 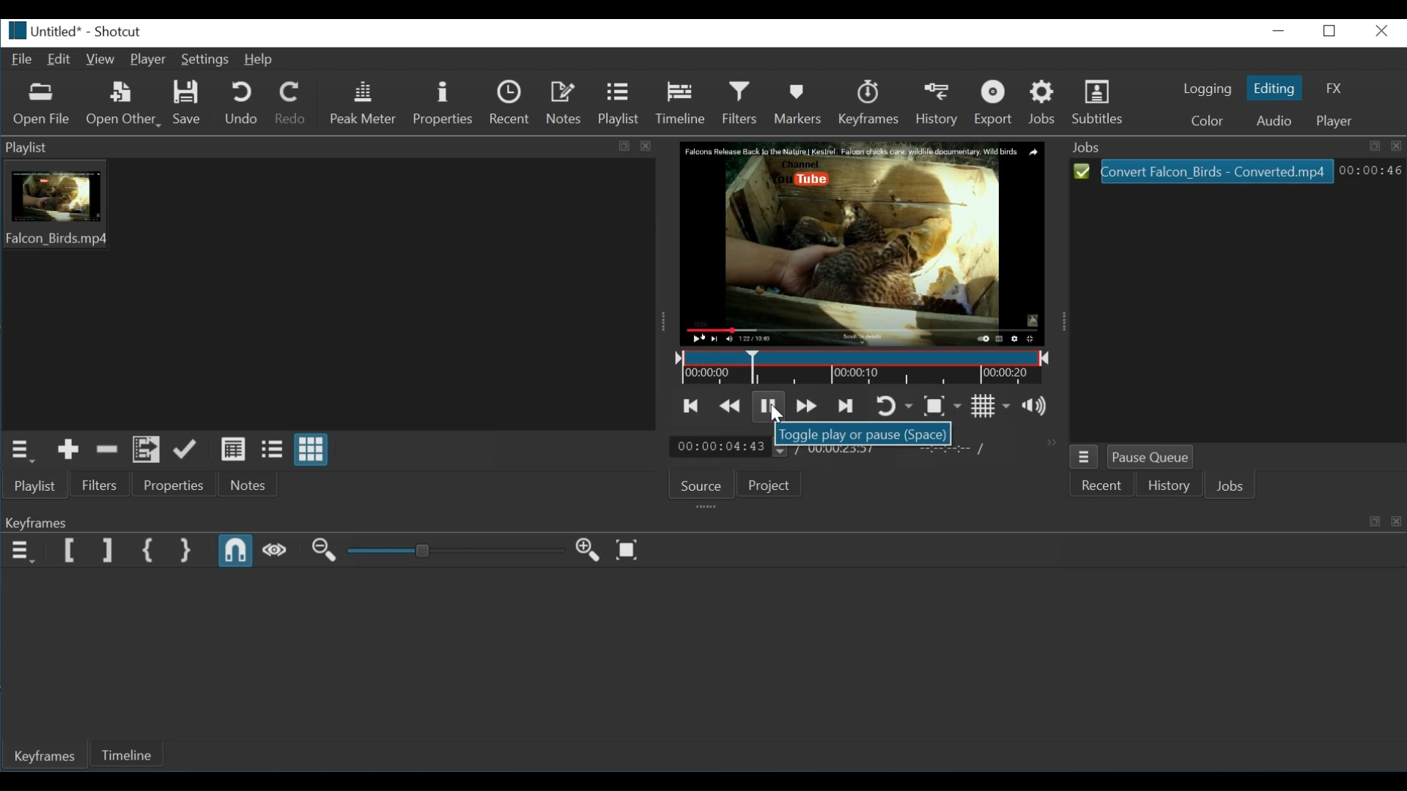 I want to click on Pause Queue, so click(x=1155, y=456).